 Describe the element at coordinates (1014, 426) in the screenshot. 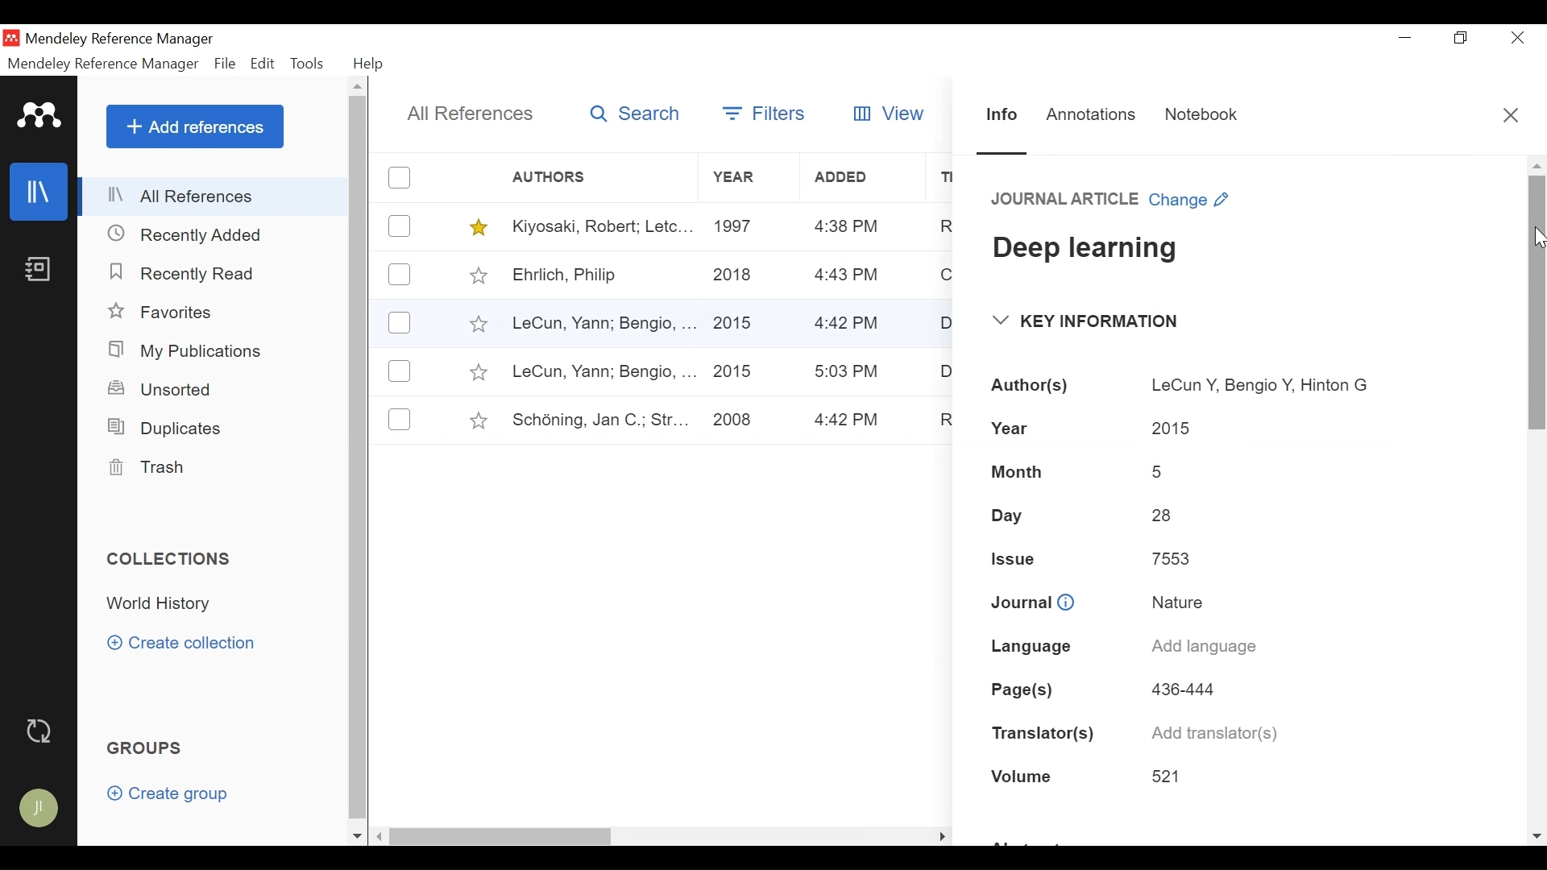

I see `Year` at that location.